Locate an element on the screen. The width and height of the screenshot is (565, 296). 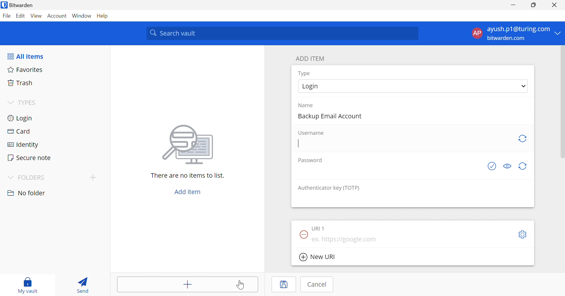
bitwarden logo is located at coordinates (4, 5).